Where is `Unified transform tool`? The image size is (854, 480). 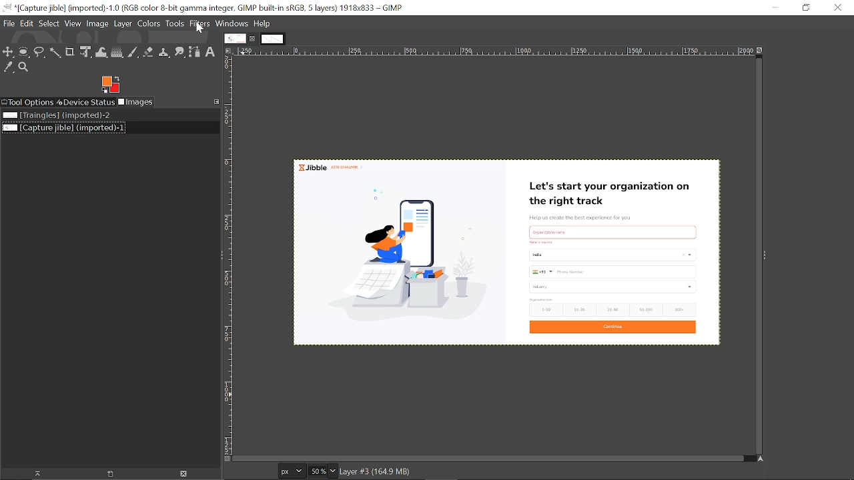 Unified transform tool is located at coordinates (85, 53).